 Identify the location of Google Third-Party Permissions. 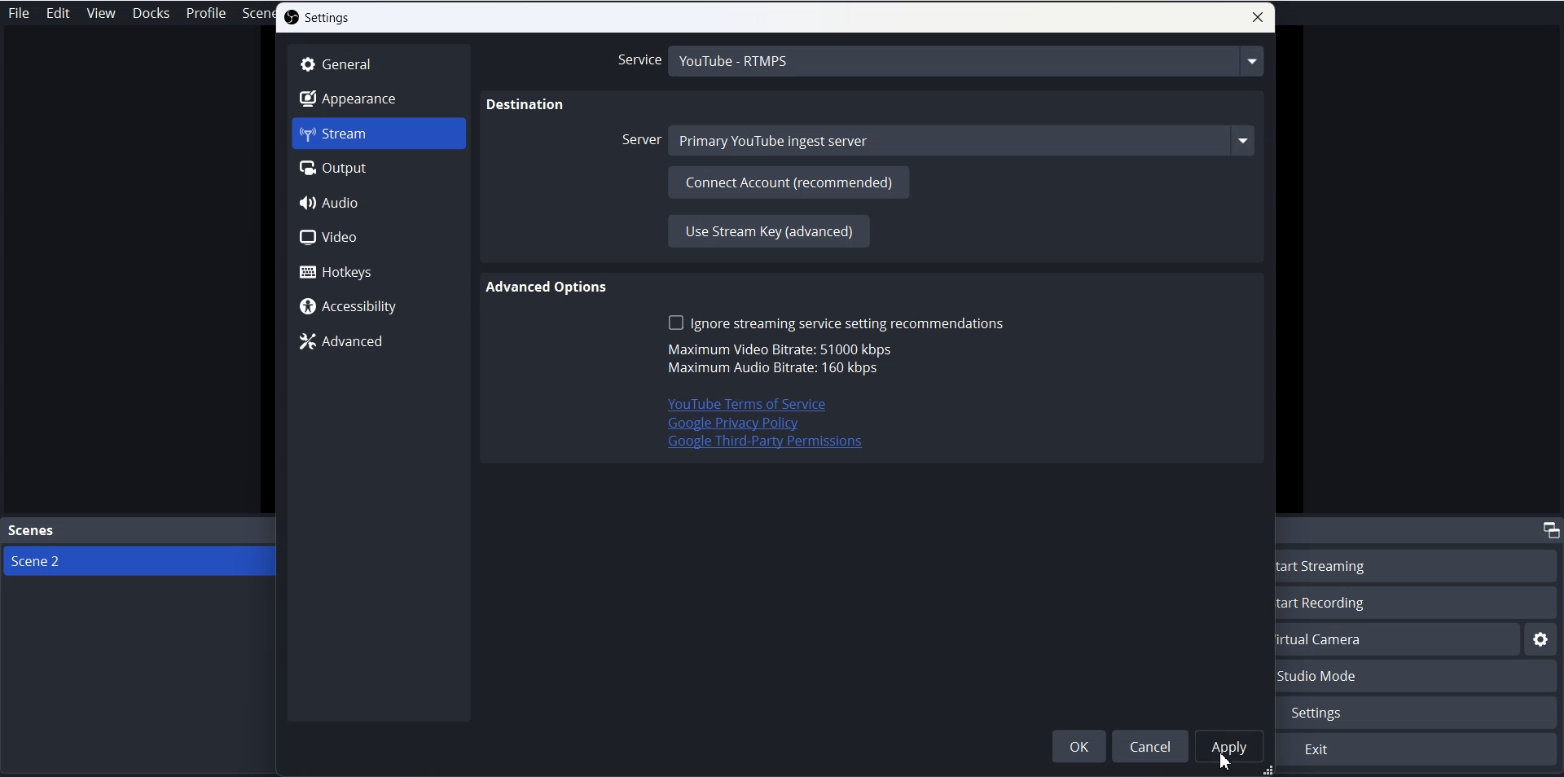
(767, 445).